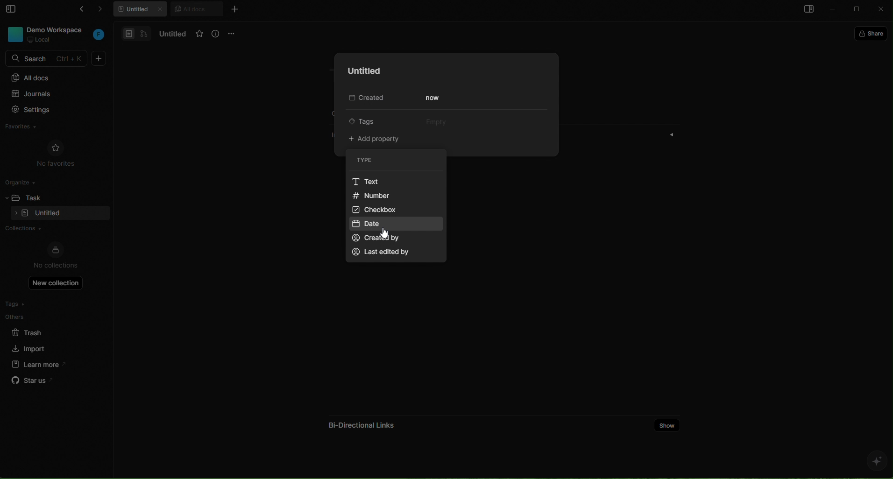 The width and height of the screenshot is (893, 479). What do you see at coordinates (48, 214) in the screenshot?
I see `empty folder` at bounding box center [48, 214].